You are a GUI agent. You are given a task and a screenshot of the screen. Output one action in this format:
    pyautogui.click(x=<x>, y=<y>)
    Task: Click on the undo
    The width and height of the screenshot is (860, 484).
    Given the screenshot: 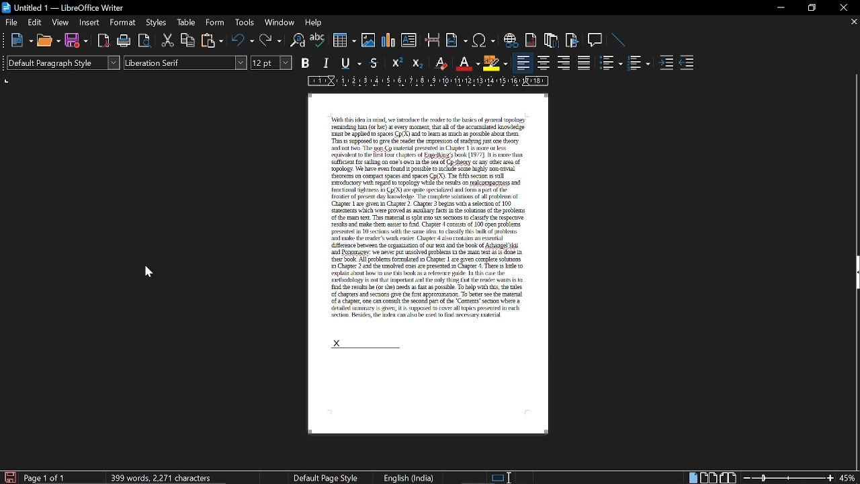 What is the action you would take?
    pyautogui.click(x=243, y=40)
    